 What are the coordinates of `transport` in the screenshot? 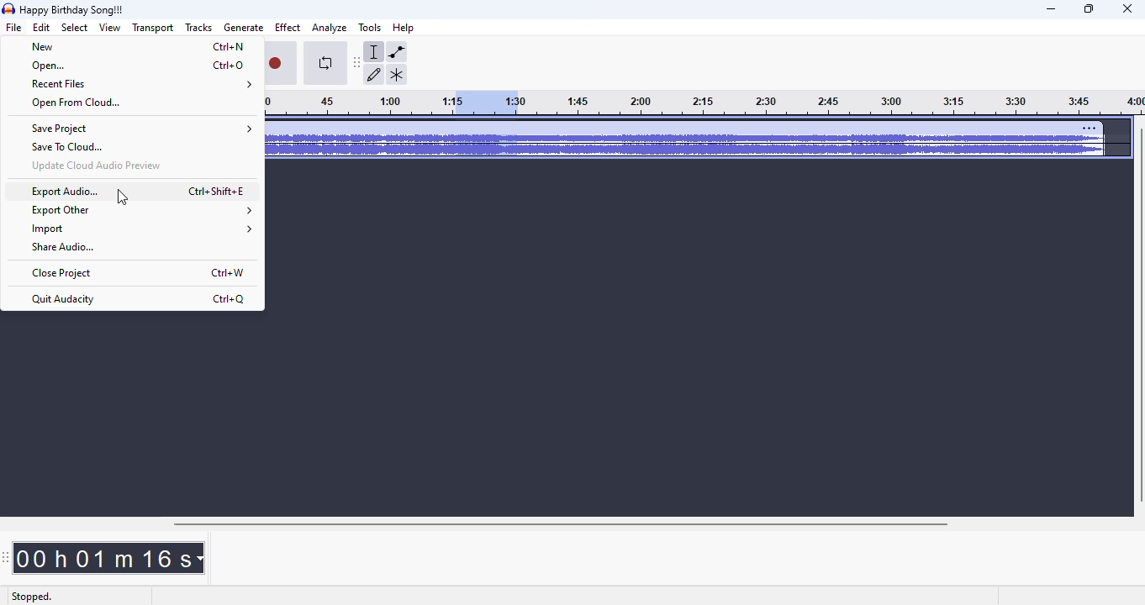 It's located at (151, 28).